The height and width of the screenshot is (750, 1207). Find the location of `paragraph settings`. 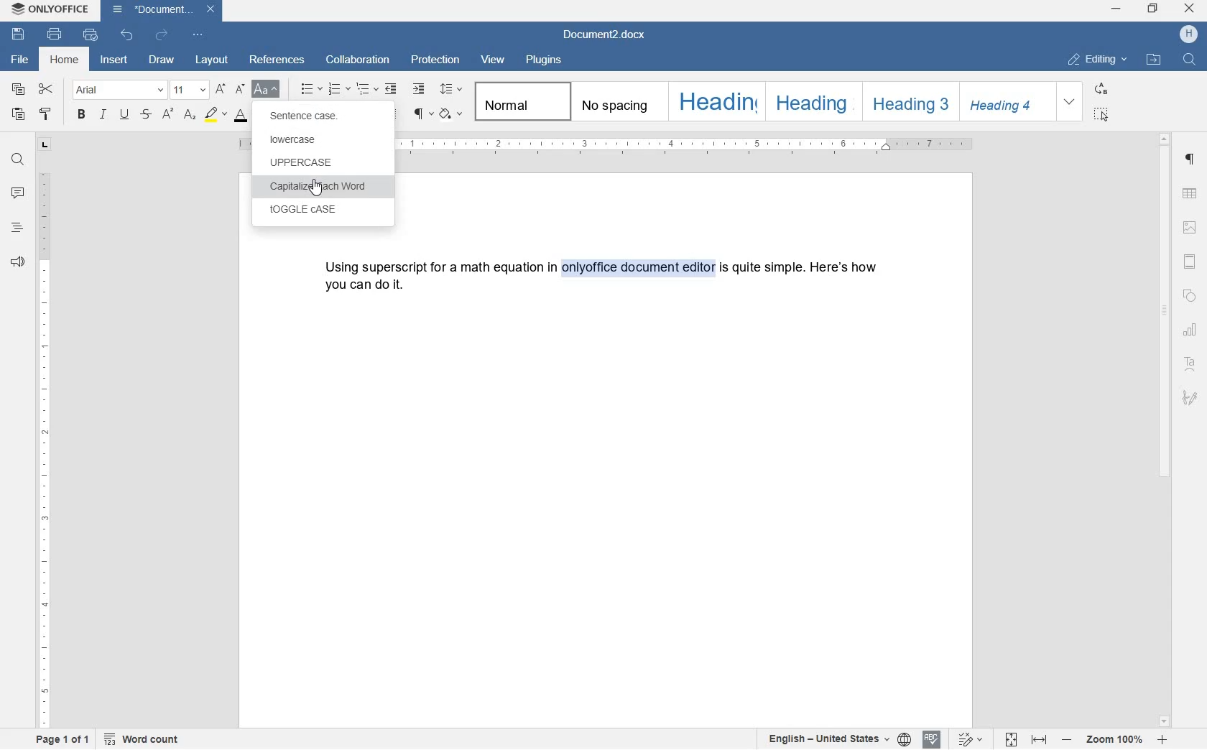

paragraph settings is located at coordinates (1190, 160).